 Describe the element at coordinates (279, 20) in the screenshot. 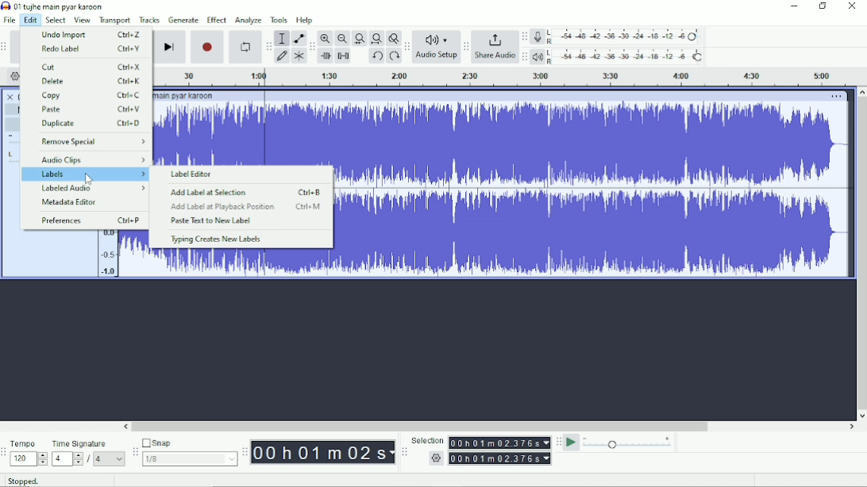

I see `Tools` at that location.